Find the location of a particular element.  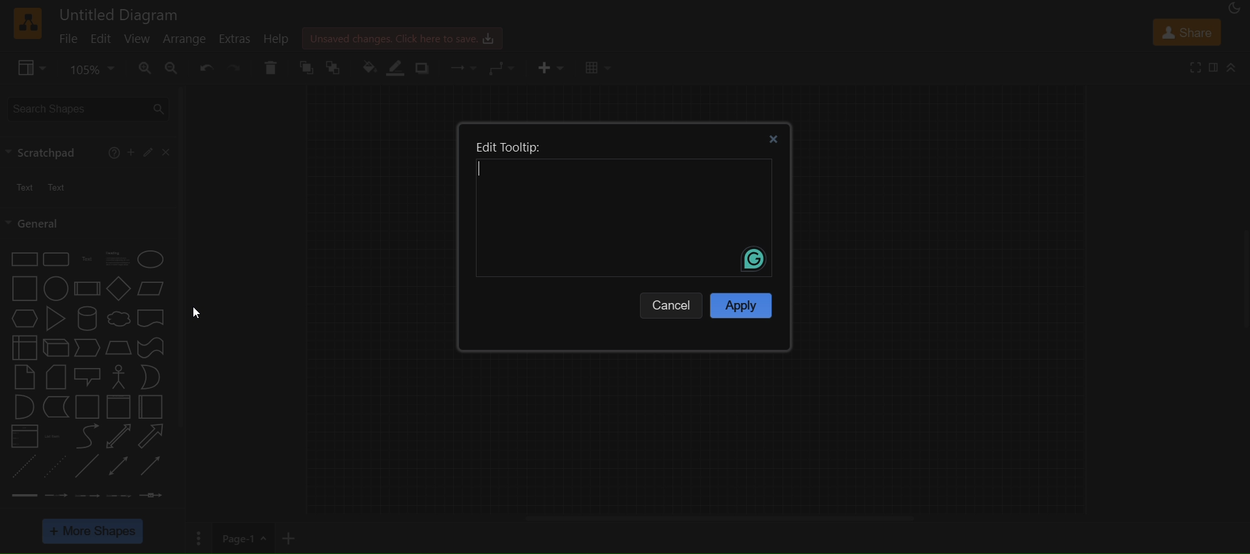

dotted line is located at coordinates (57, 467).